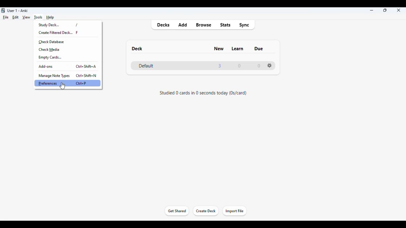  What do you see at coordinates (39, 17) in the screenshot?
I see `tools` at bounding box center [39, 17].